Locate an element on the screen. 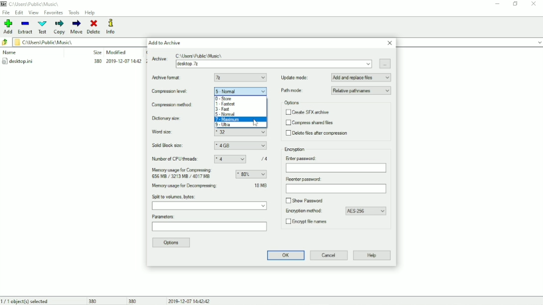  Options is located at coordinates (173, 243).